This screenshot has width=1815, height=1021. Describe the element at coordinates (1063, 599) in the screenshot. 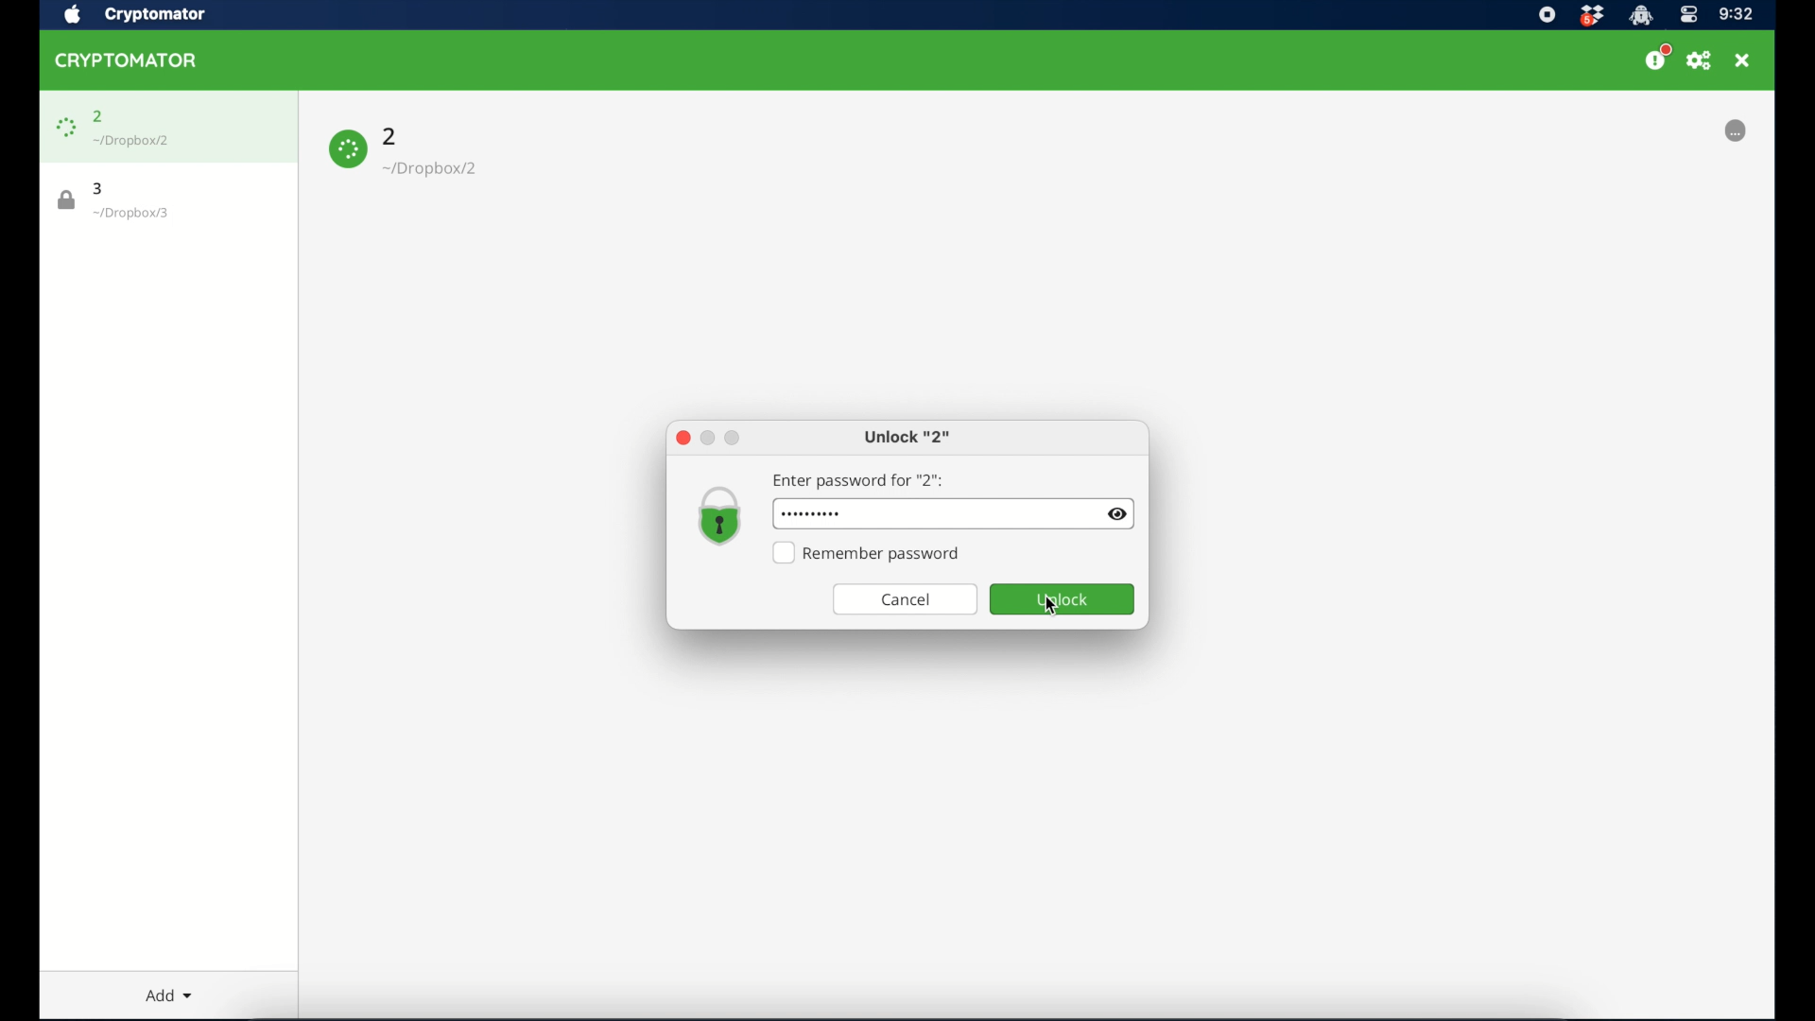

I see `unlock` at that location.